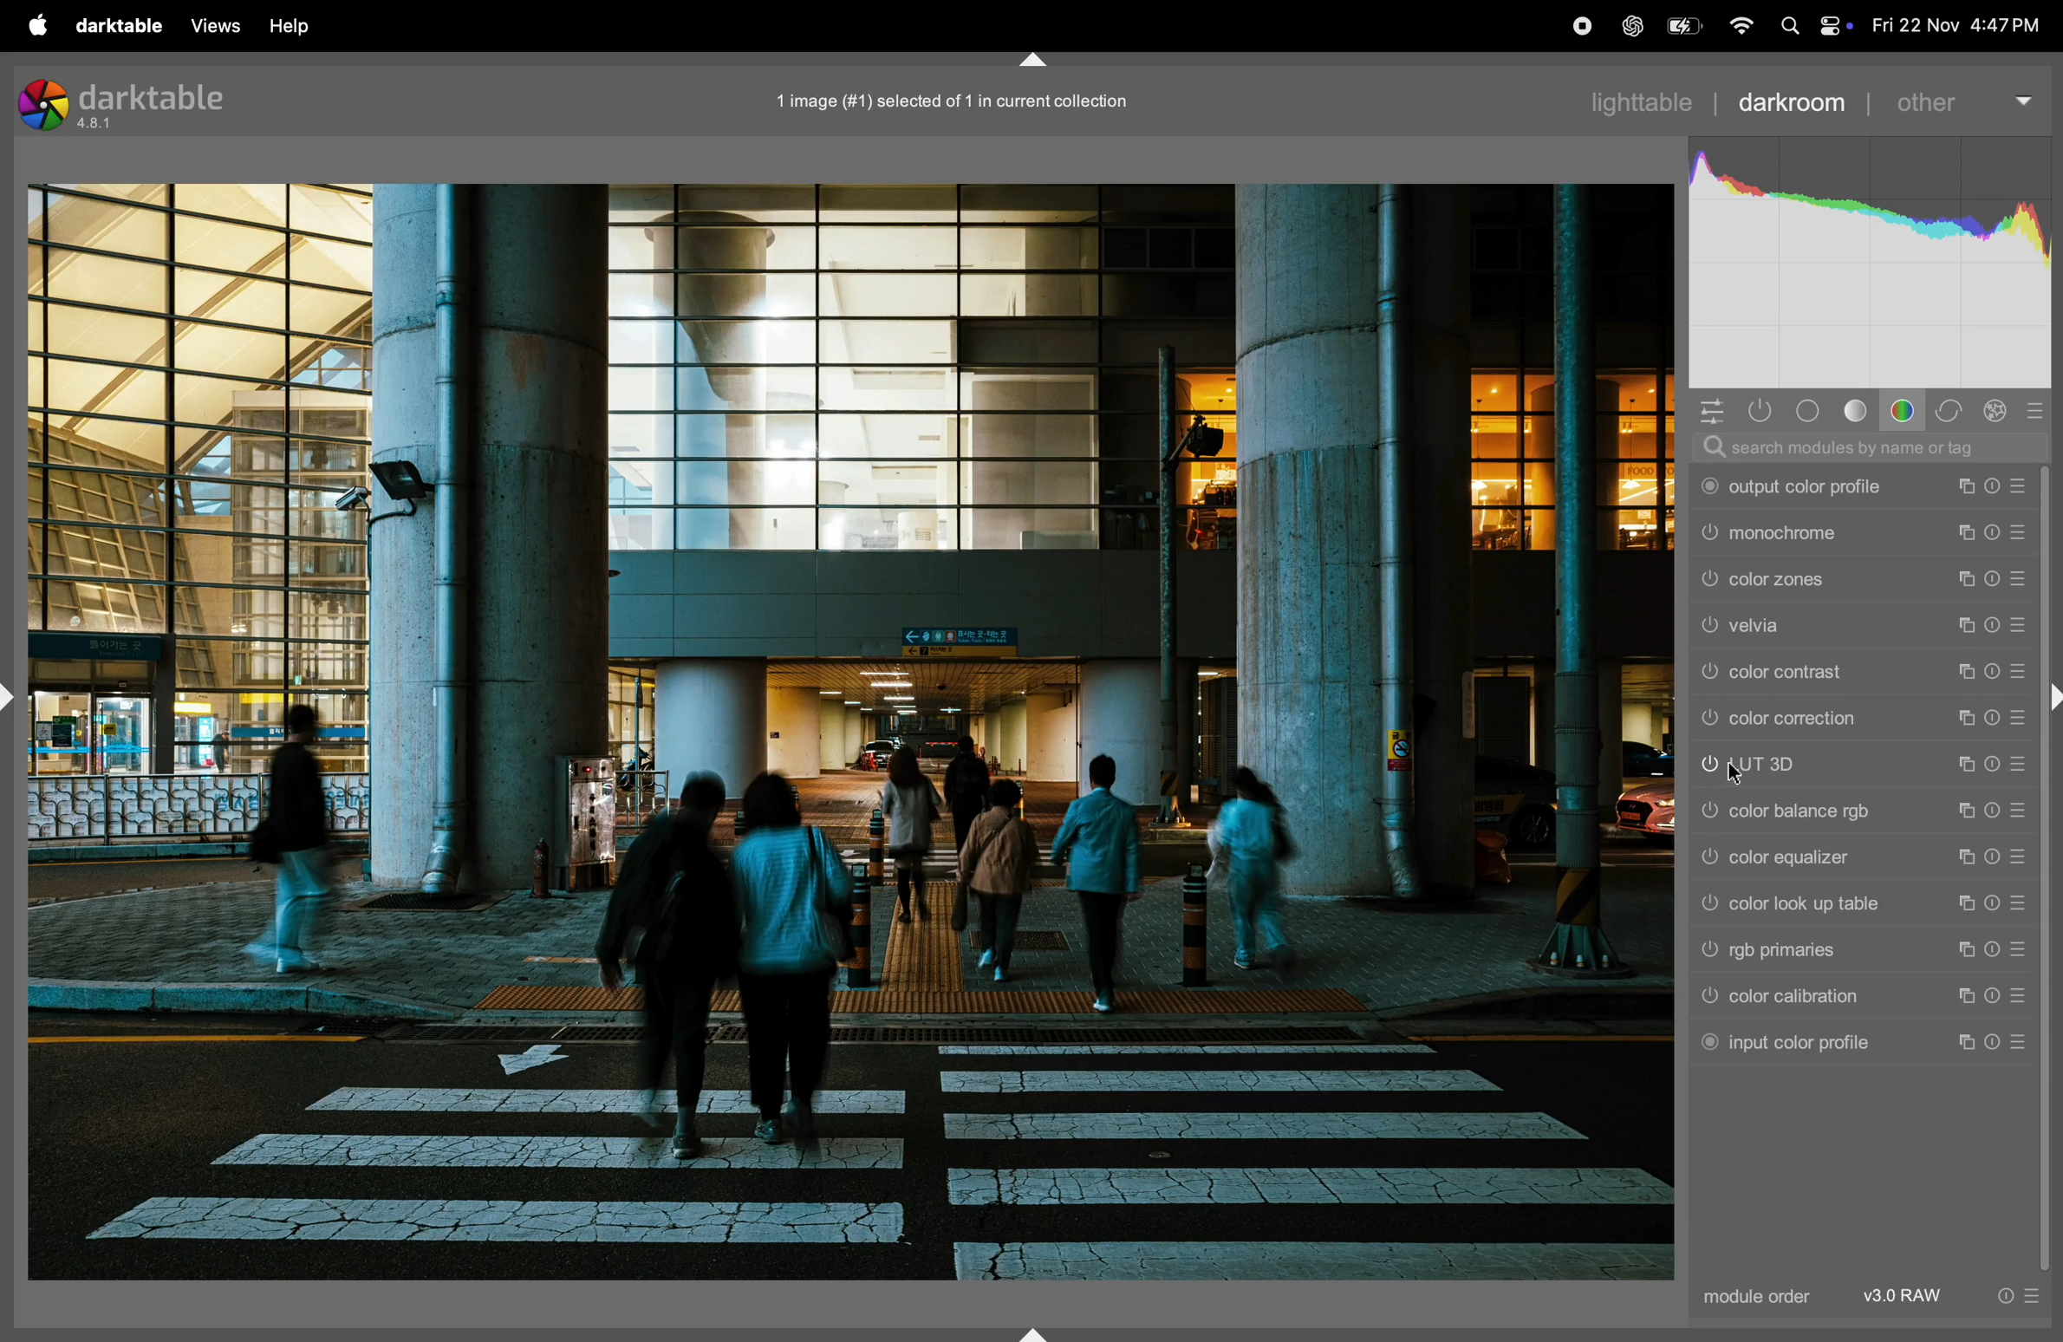  What do you see at coordinates (1825, 905) in the screenshot?
I see `color lookup table` at bounding box center [1825, 905].